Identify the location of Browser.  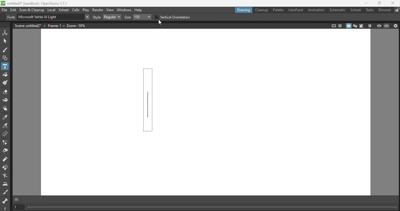
(384, 10).